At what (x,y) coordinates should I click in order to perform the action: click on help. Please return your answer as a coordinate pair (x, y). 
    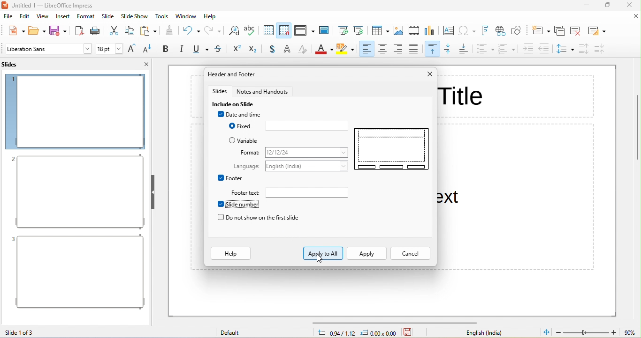
    Looking at the image, I should click on (231, 254).